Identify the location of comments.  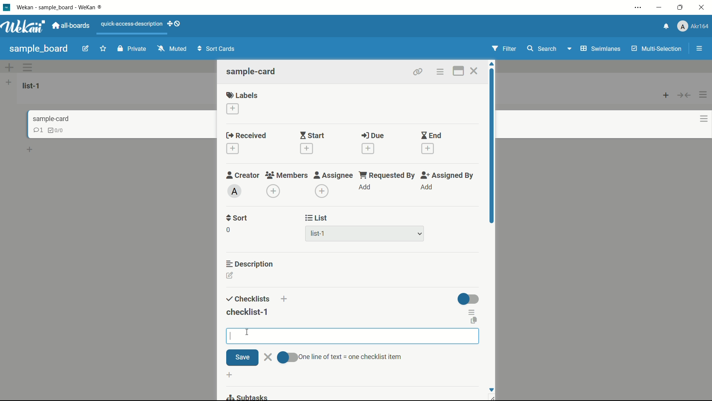
(37, 131).